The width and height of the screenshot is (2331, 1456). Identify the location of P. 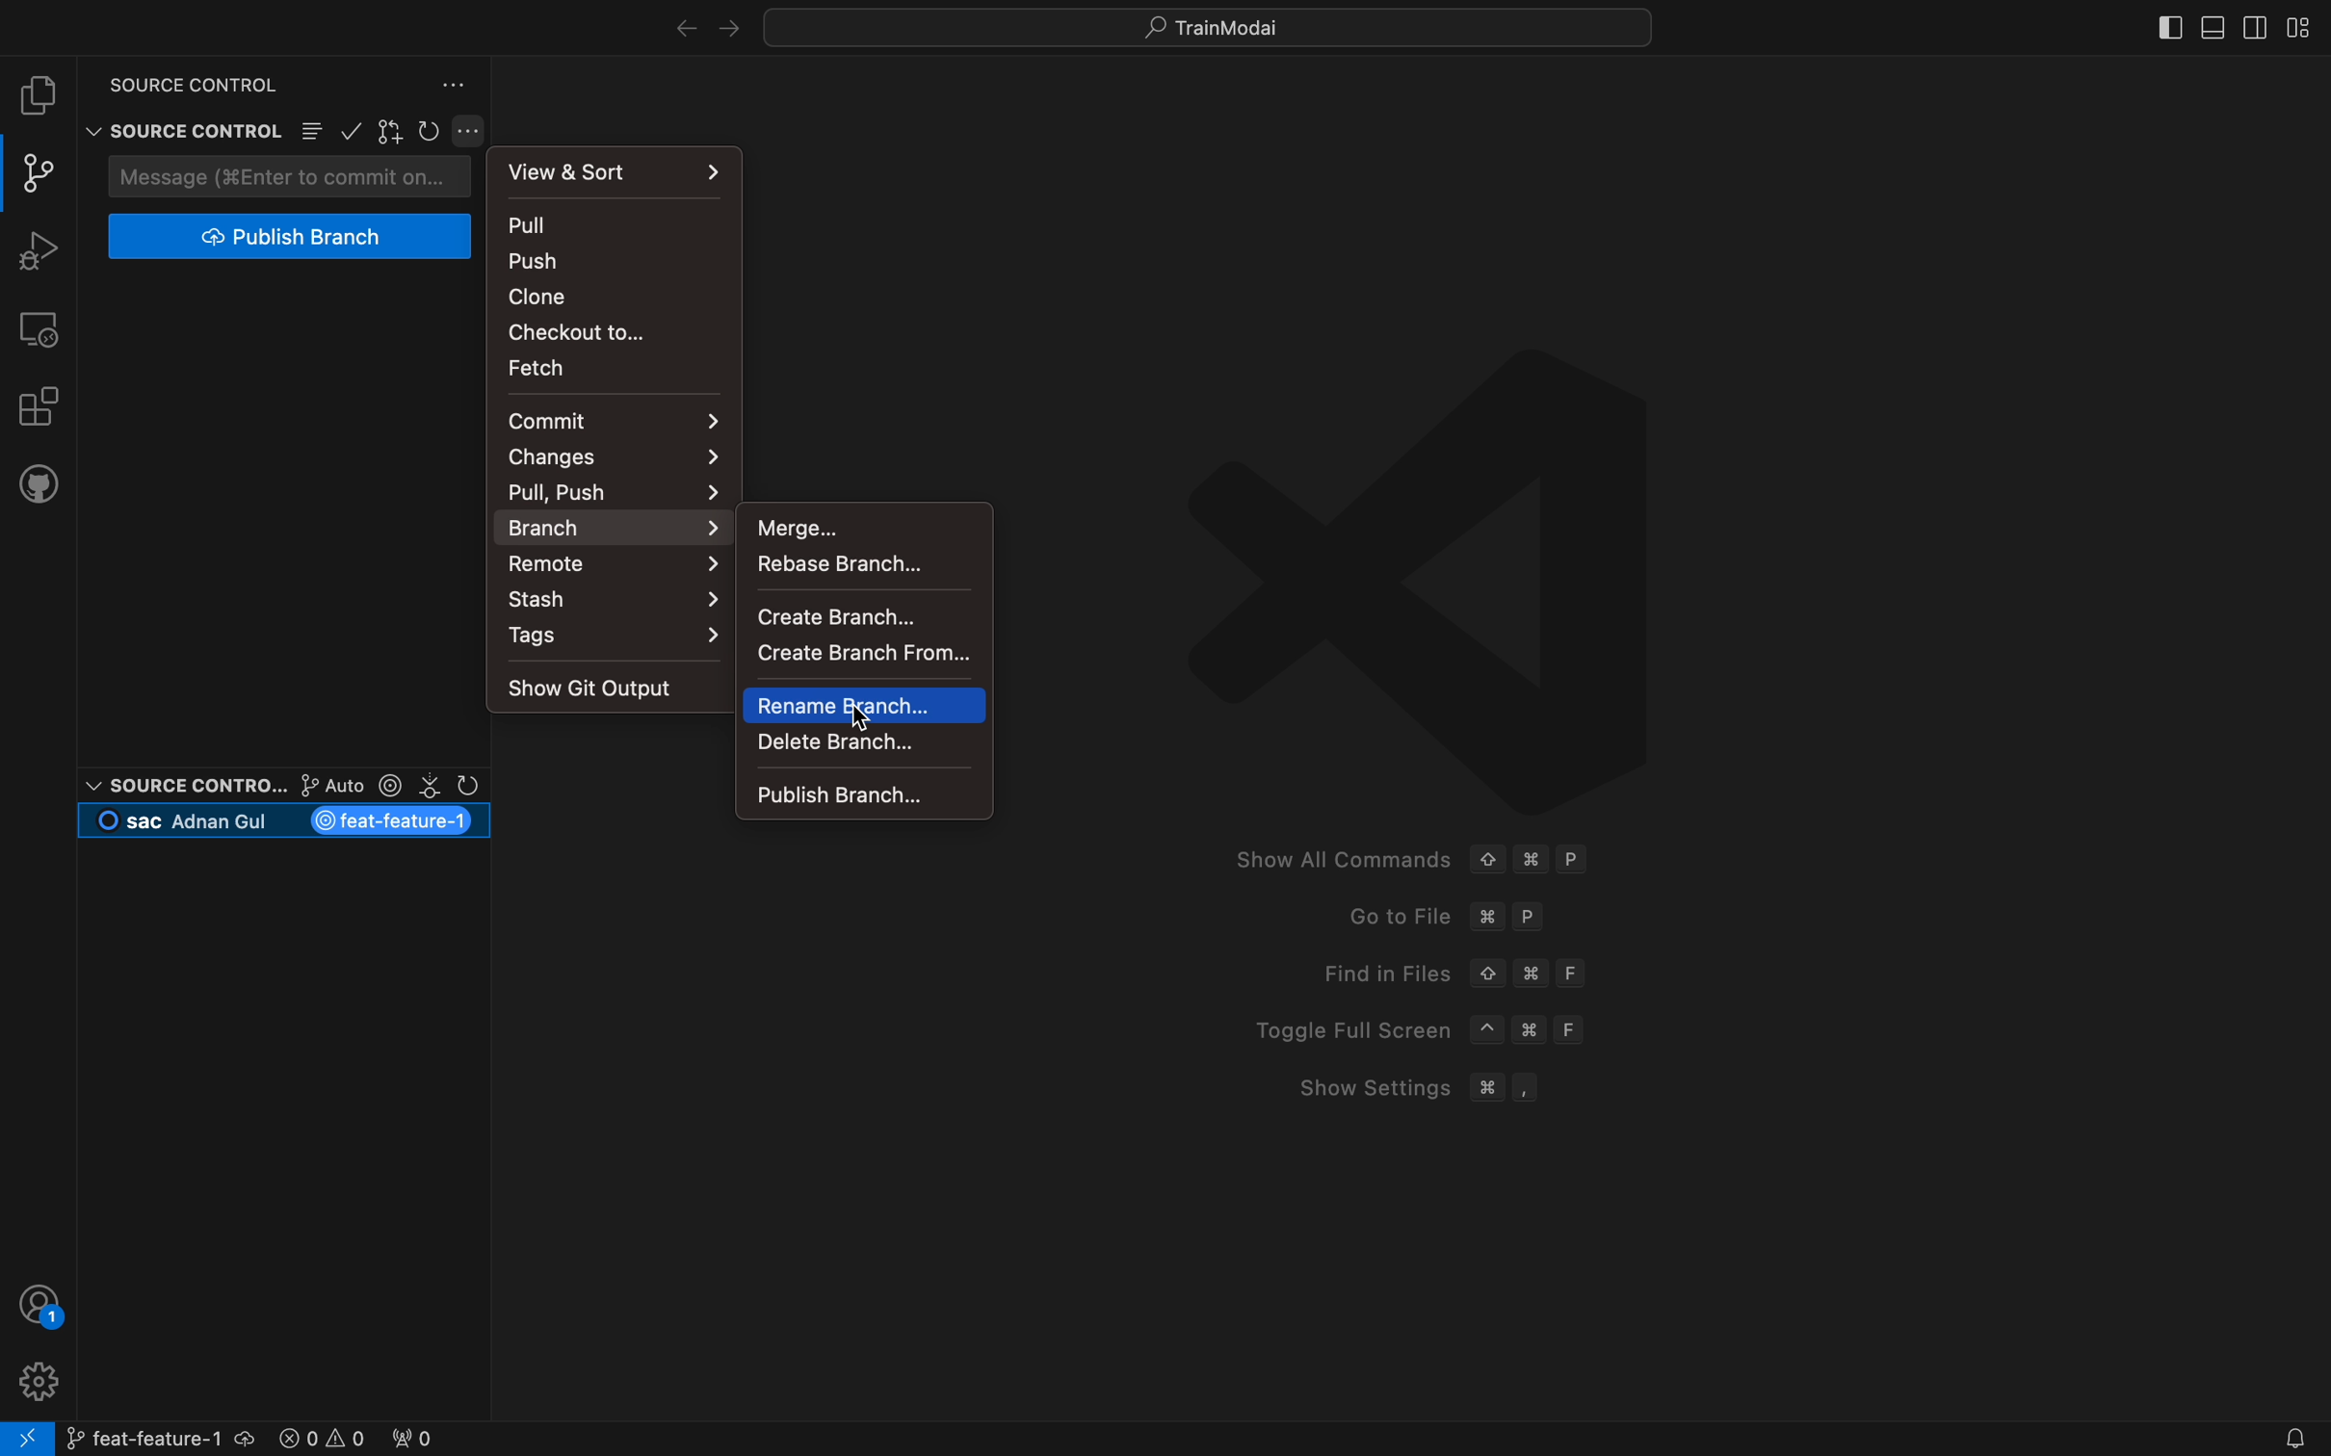
(1533, 919).